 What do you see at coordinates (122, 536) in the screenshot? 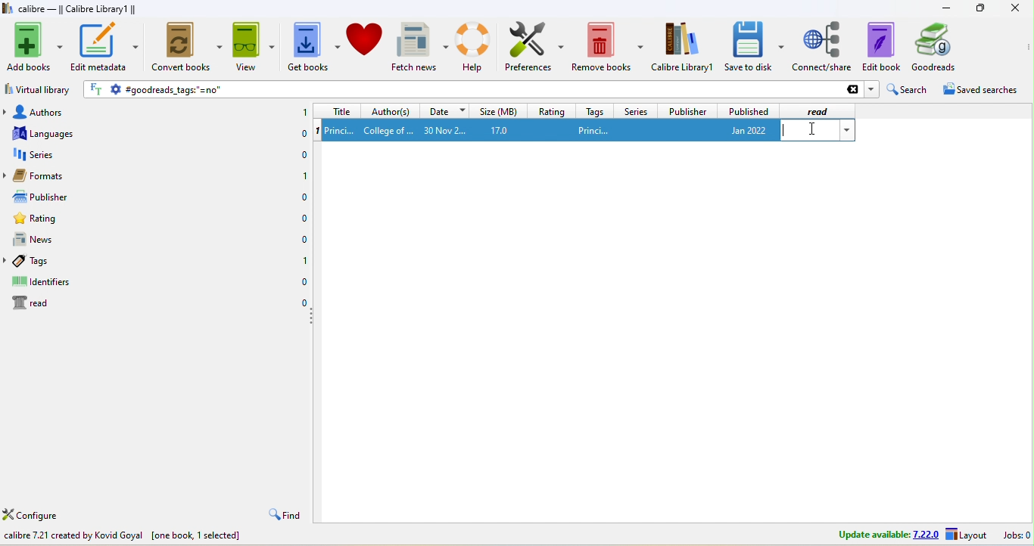
I see `calibre 7.21 created by Kovid Goyal [one book, 1 selected]` at bounding box center [122, 536].